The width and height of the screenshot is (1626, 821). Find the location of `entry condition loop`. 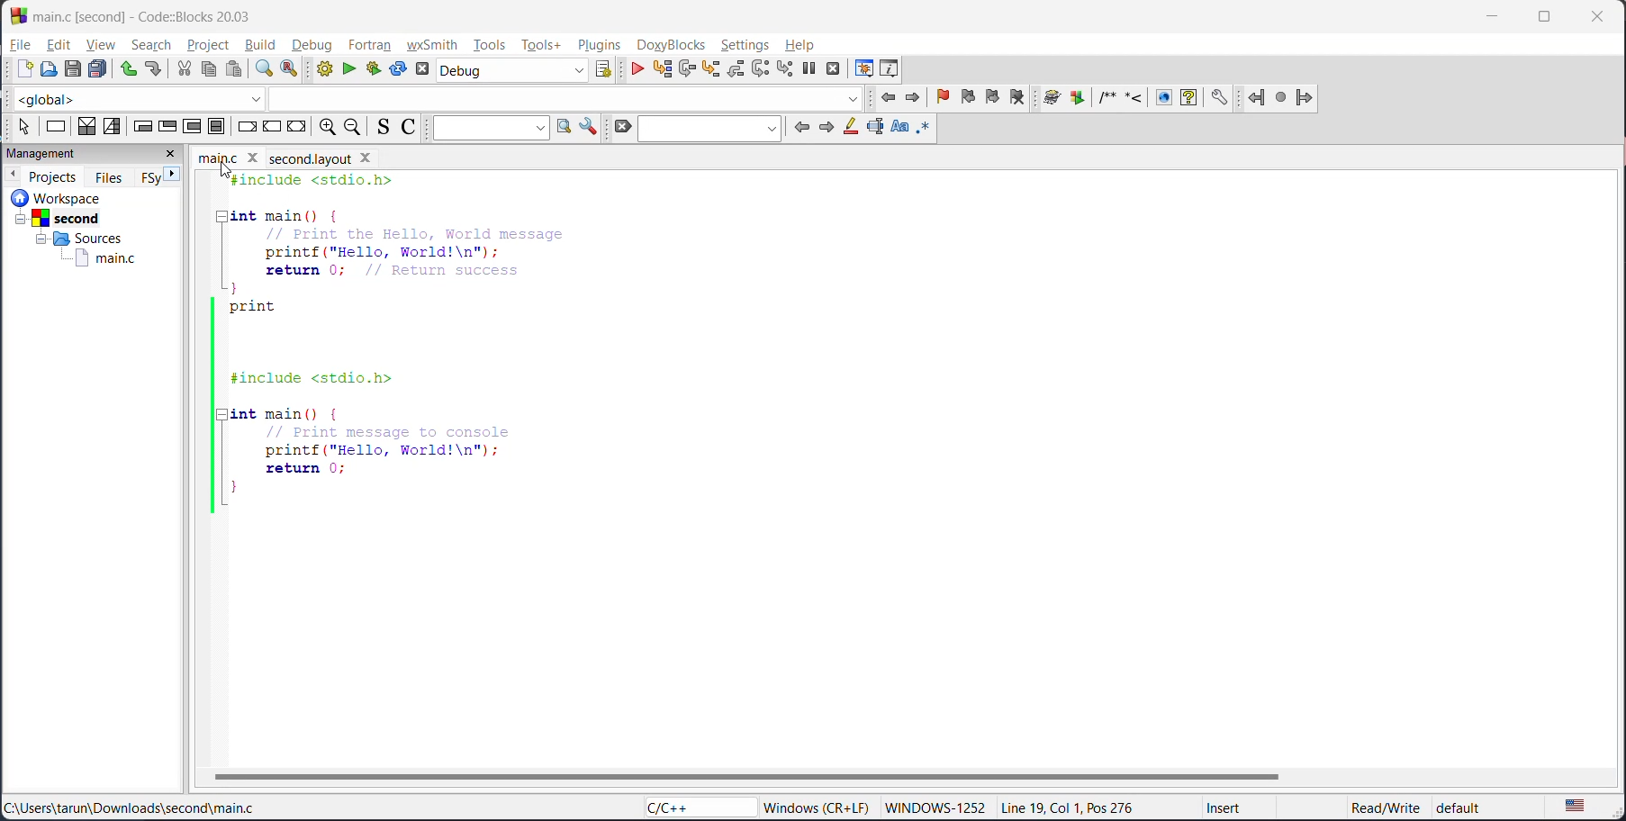

entry condition loop is located at coordinates (143, 127).